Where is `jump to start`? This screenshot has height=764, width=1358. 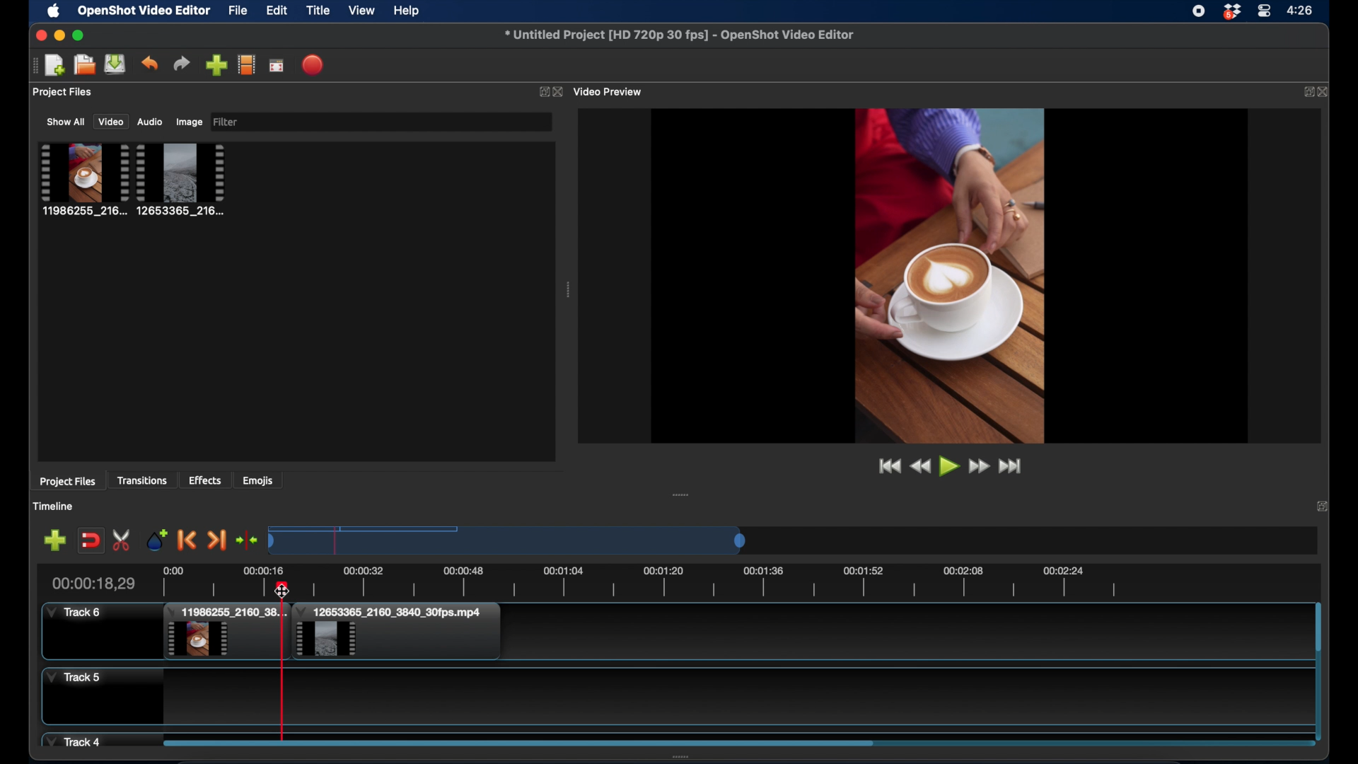
jump to start is located at coordinates (887, 465).